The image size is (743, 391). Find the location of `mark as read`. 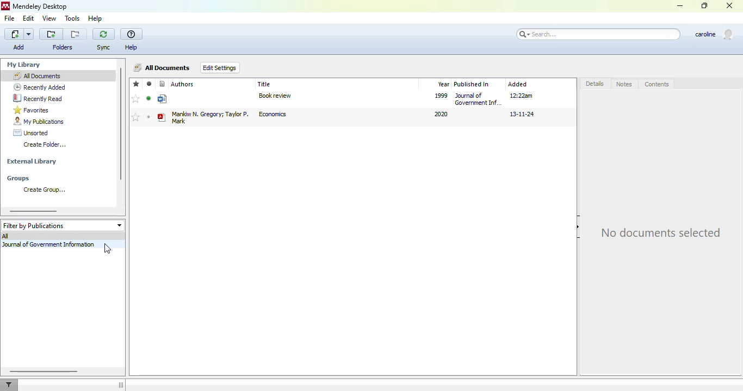

mark as read is located at coordinates (148, 98).